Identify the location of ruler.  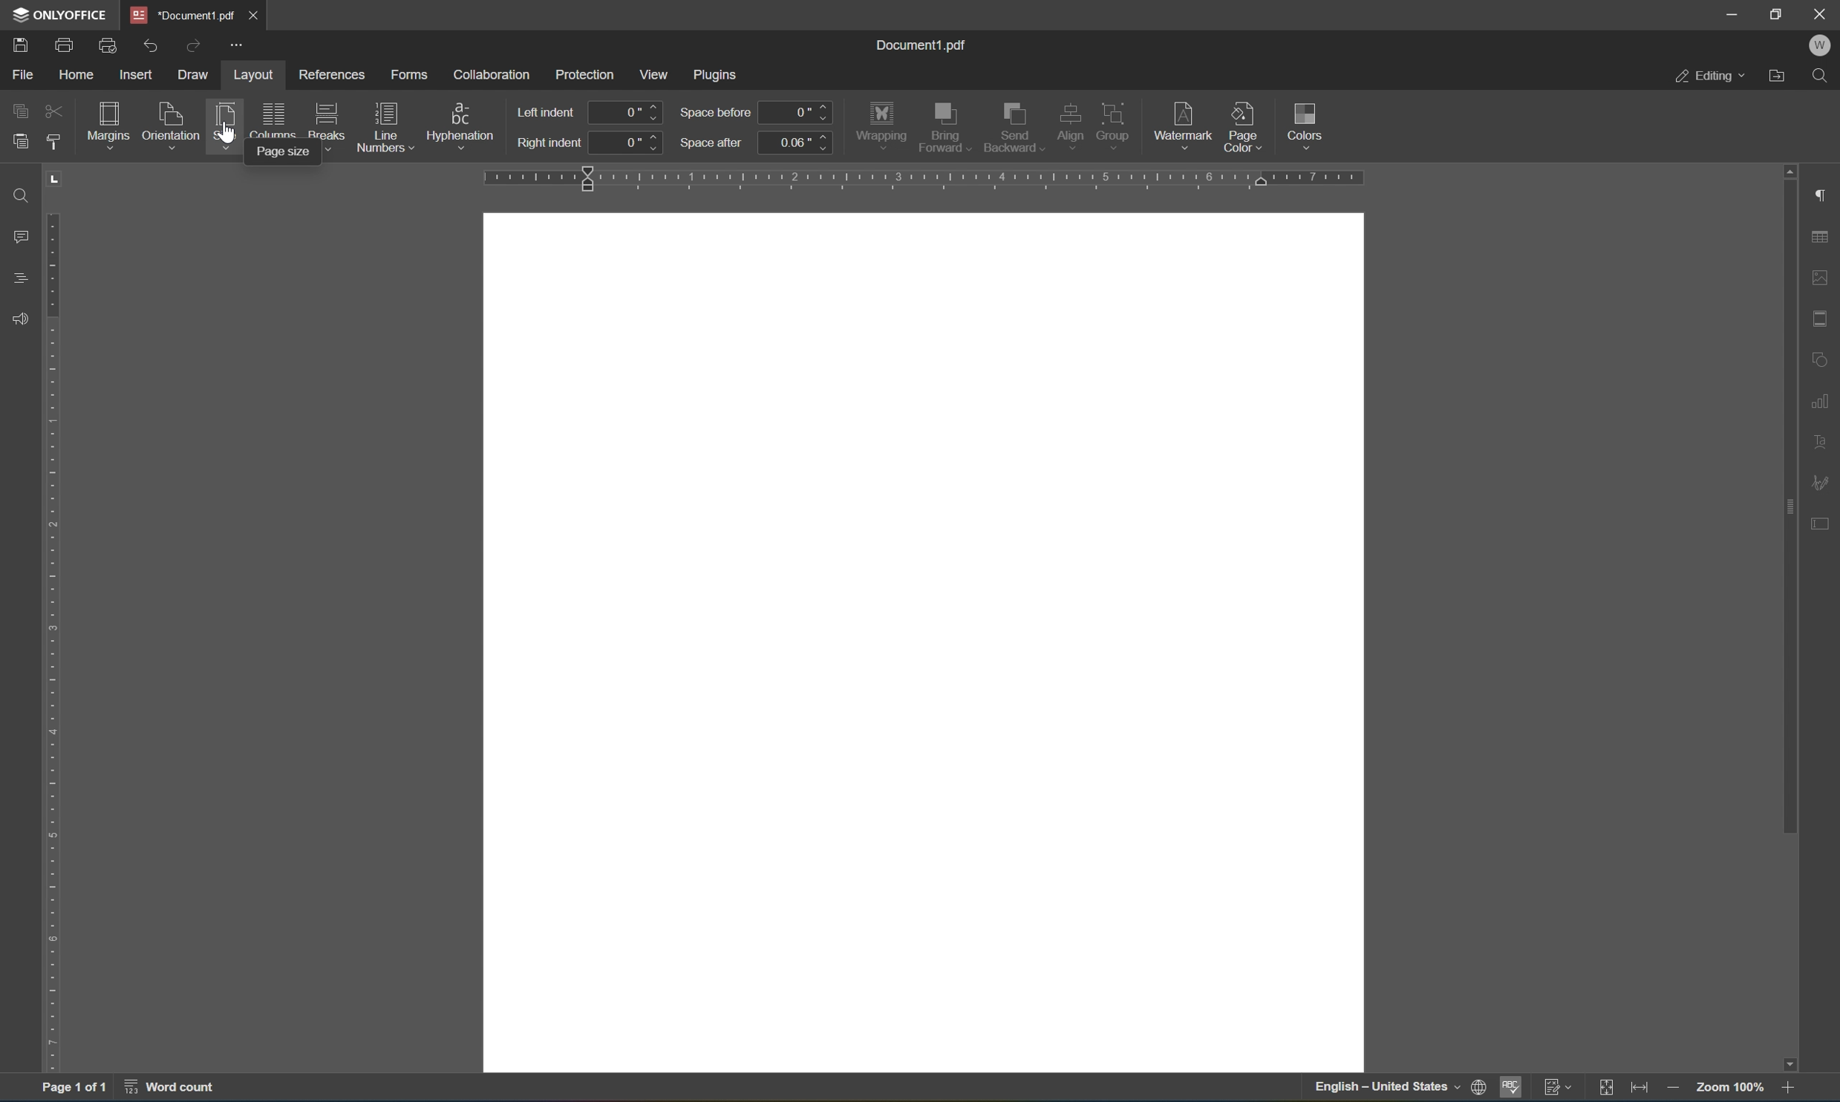
(53, 622).